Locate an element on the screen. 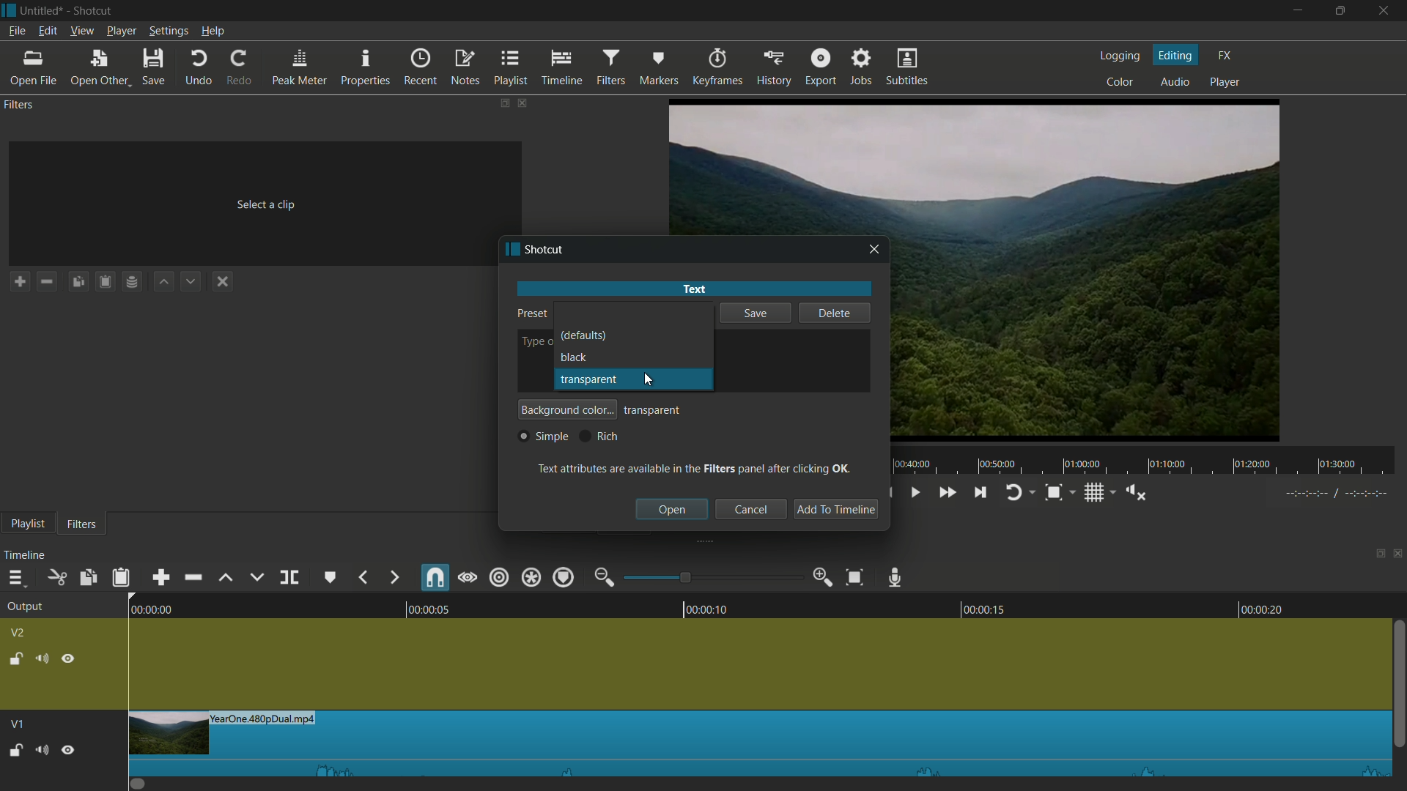 The height and width of the screenshot is (791, 1407). defaults is located at coordinates (584, 335).